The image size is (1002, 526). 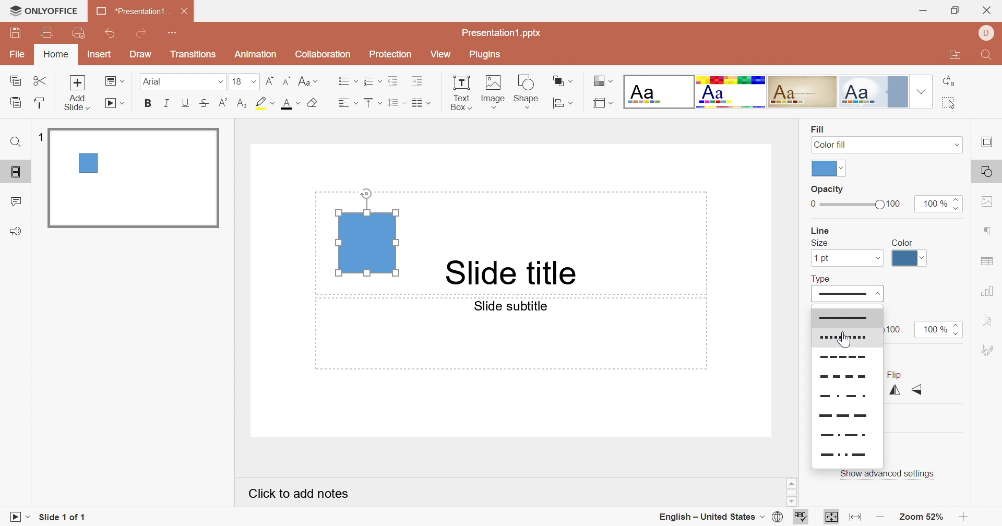 What do you see at coordinates (846, 317) in the screenshot?
I see `Line` at bounding box center [846, 317].